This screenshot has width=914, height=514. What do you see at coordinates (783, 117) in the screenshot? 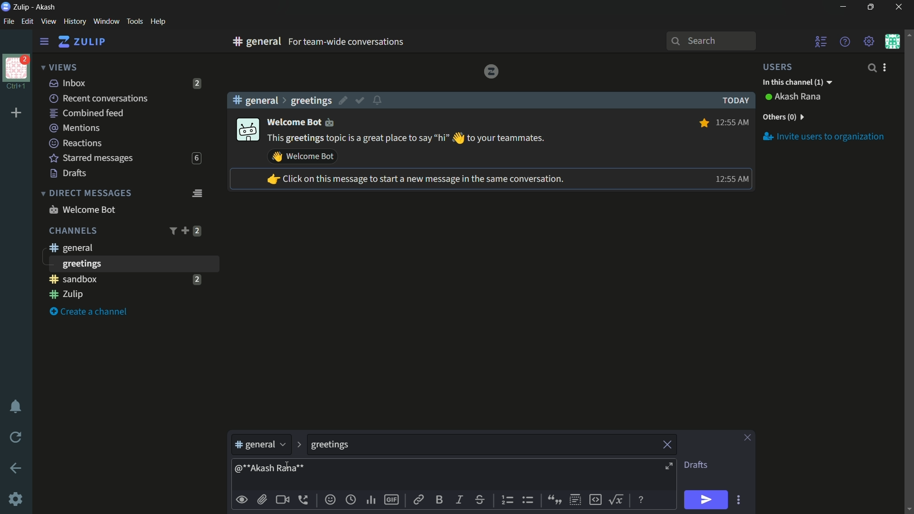
I see `others (0)` at bounding box center [783, 117].